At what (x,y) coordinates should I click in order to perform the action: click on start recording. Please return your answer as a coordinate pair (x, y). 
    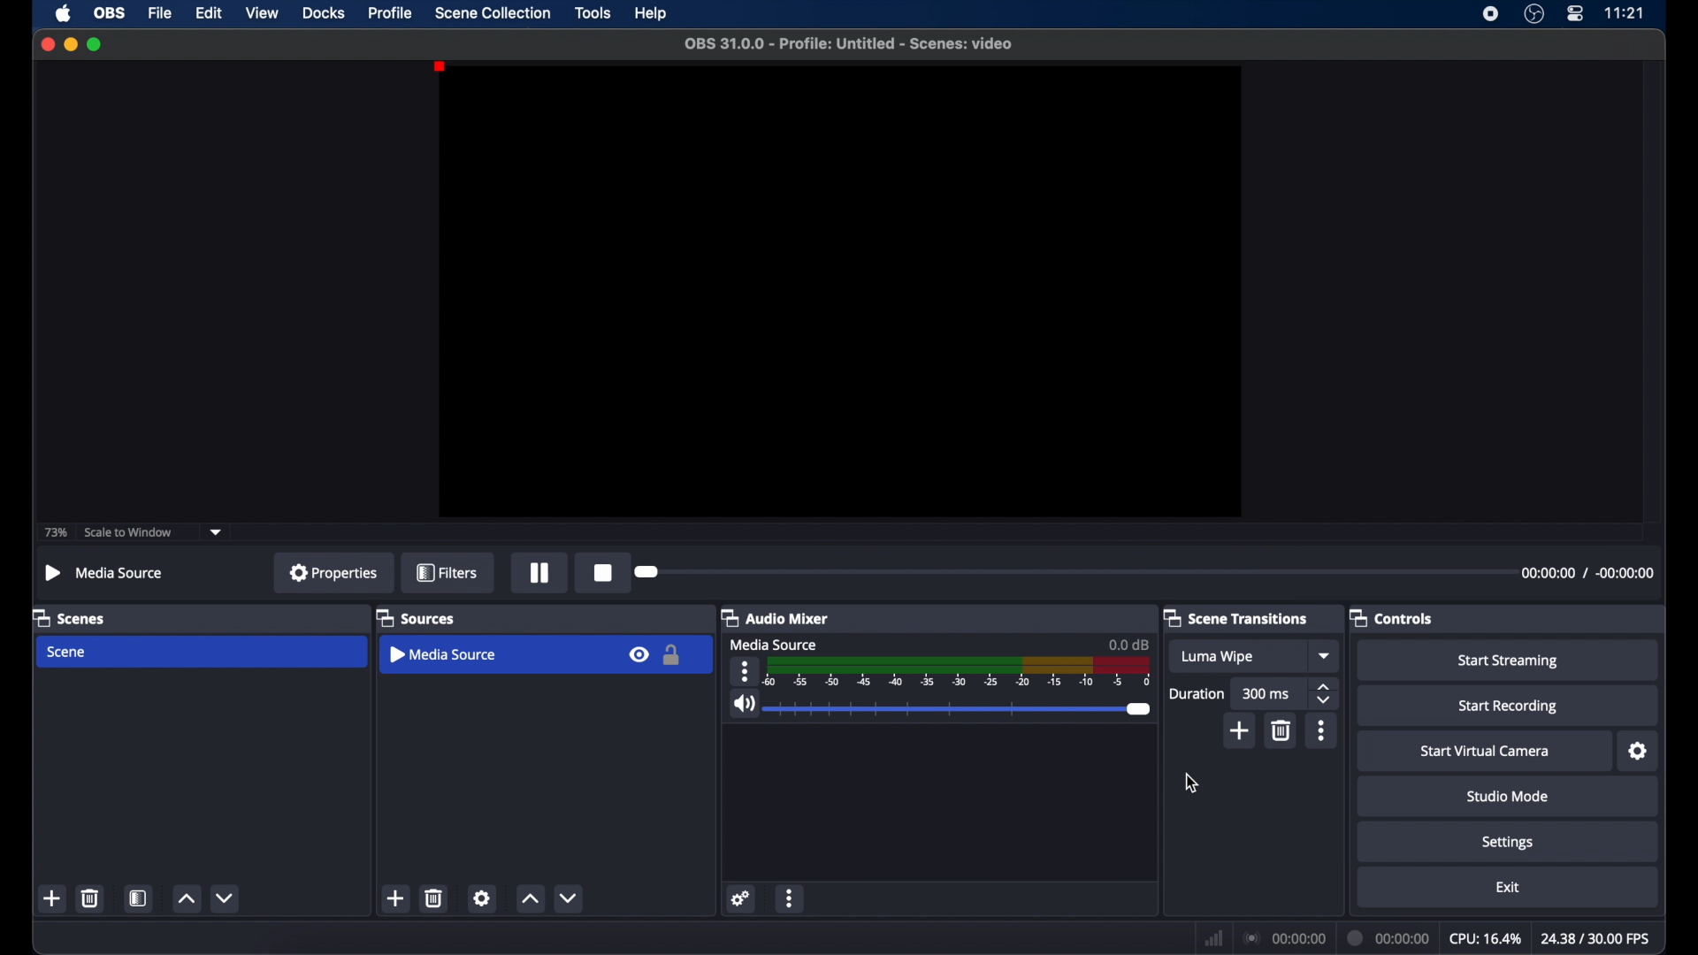
    Looking at the image, I should click on (1509, 707).